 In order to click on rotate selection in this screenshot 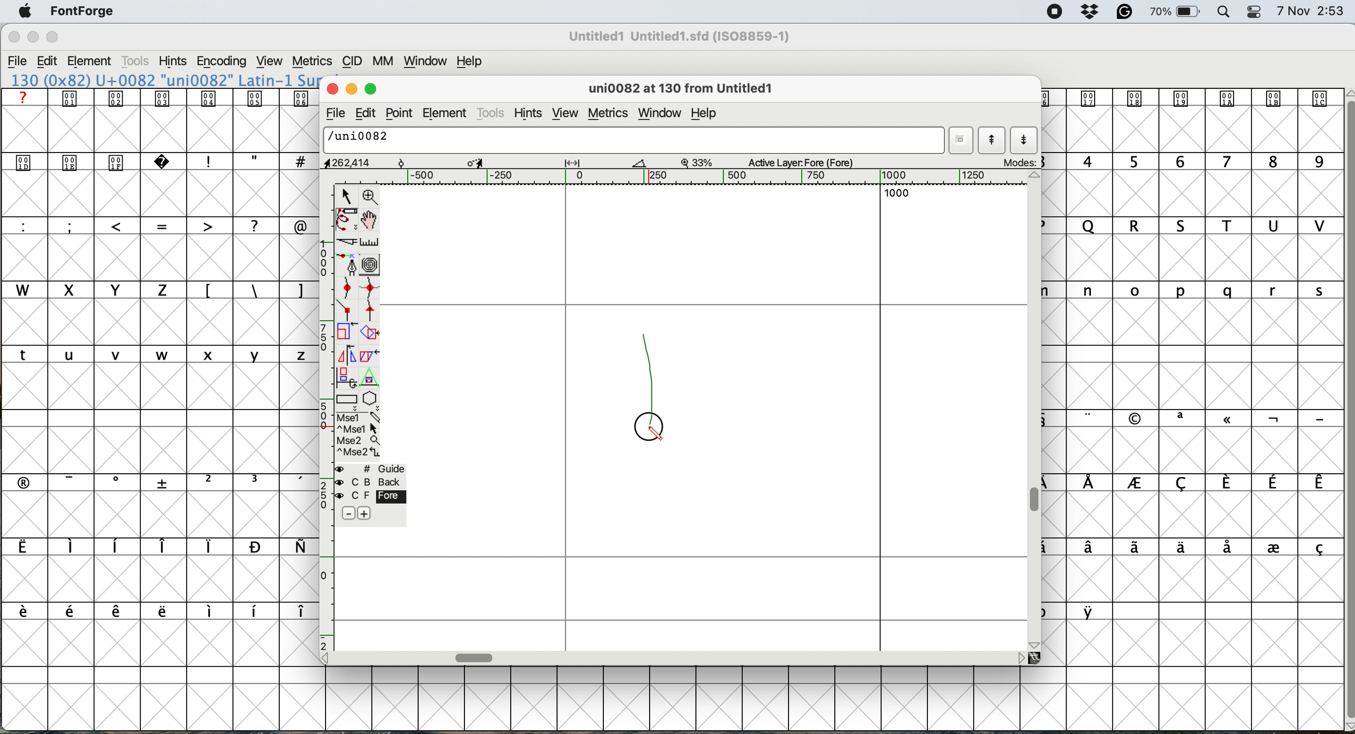, I will do `click(371, 333)`.